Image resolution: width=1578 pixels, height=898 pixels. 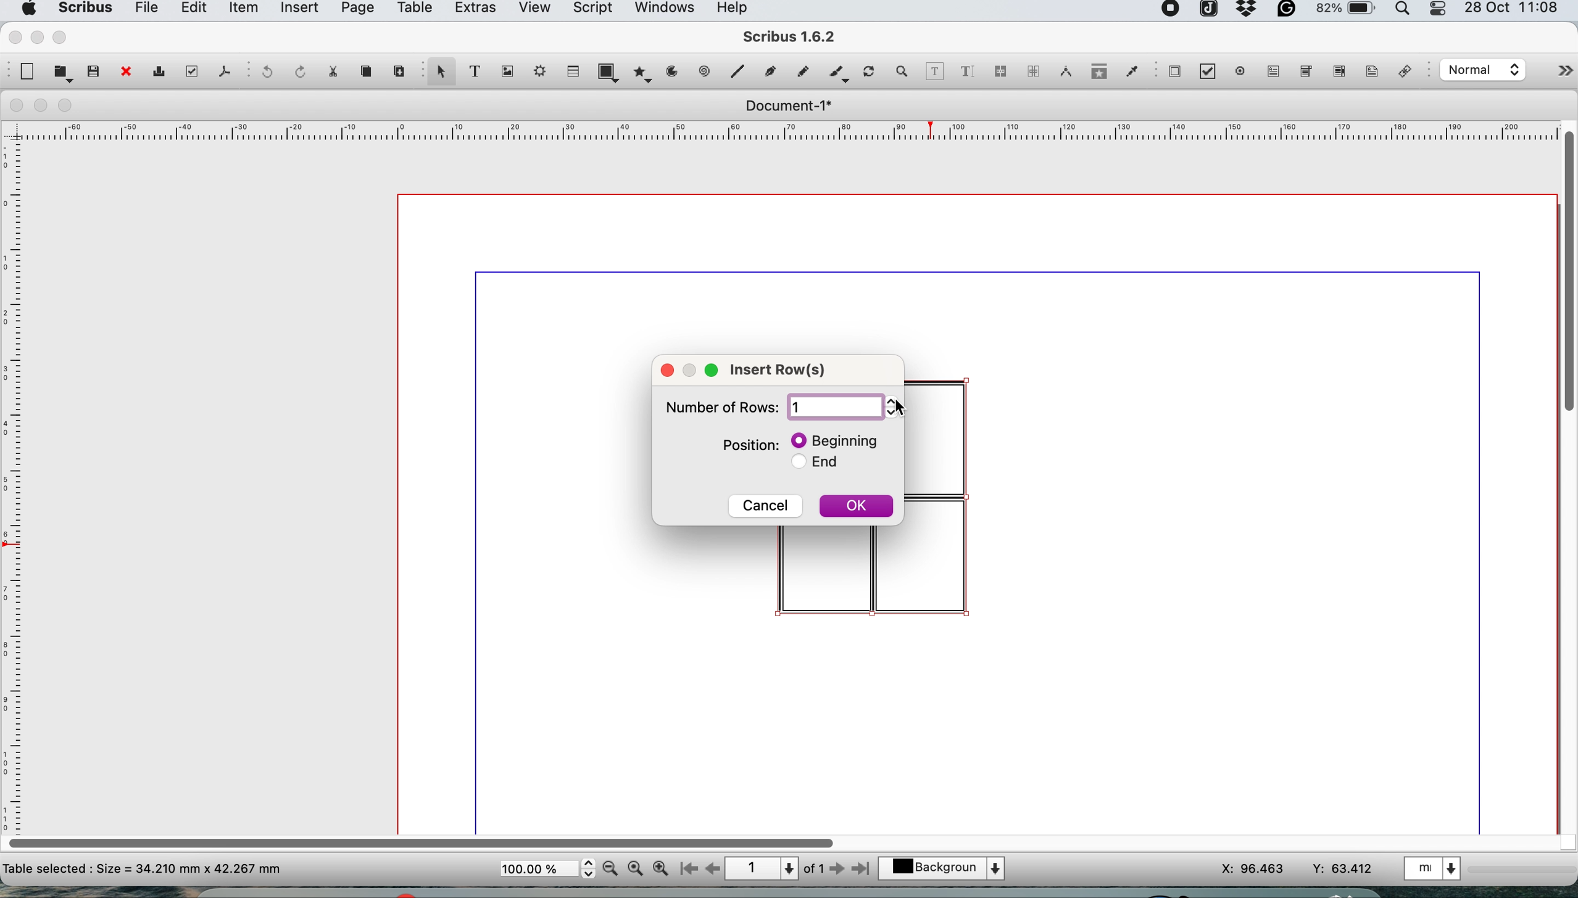 I want to click on horizontal scroll bar, so click(x=425, y=839).